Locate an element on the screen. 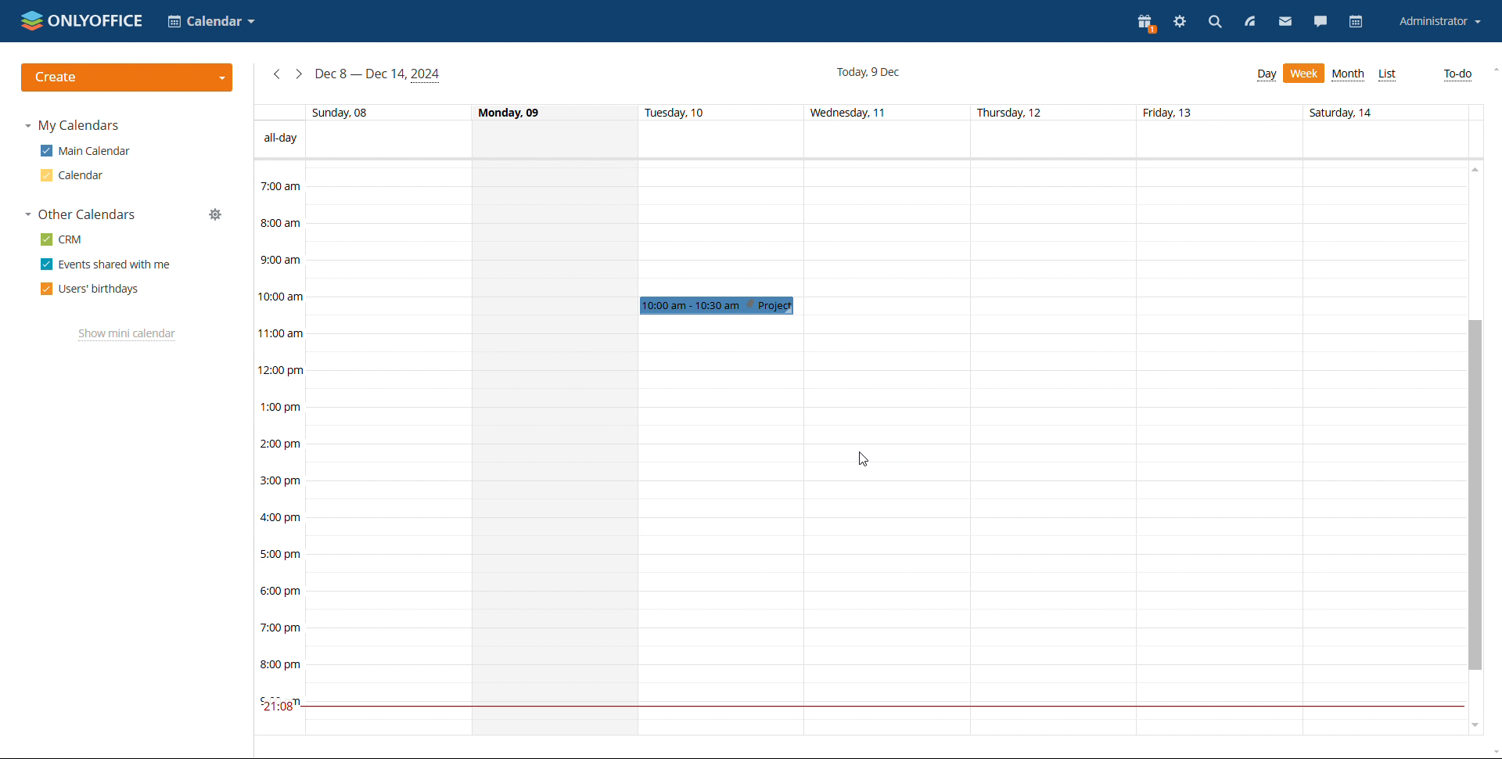 The image size is (1502, 759). to-do is located at coordinates (1460, 75).